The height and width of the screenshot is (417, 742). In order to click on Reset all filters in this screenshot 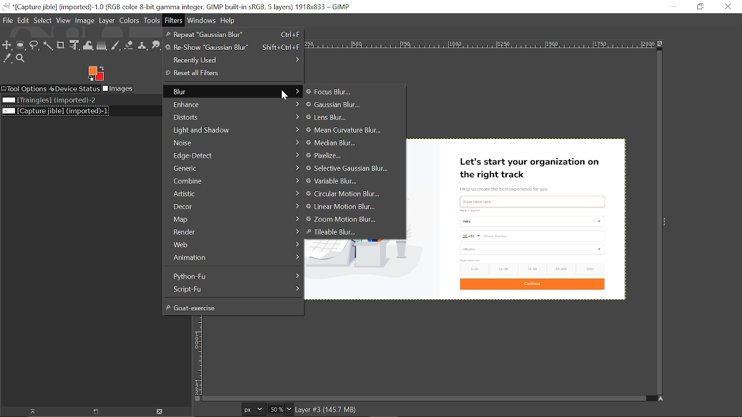, I will do `click(231, 73)`.